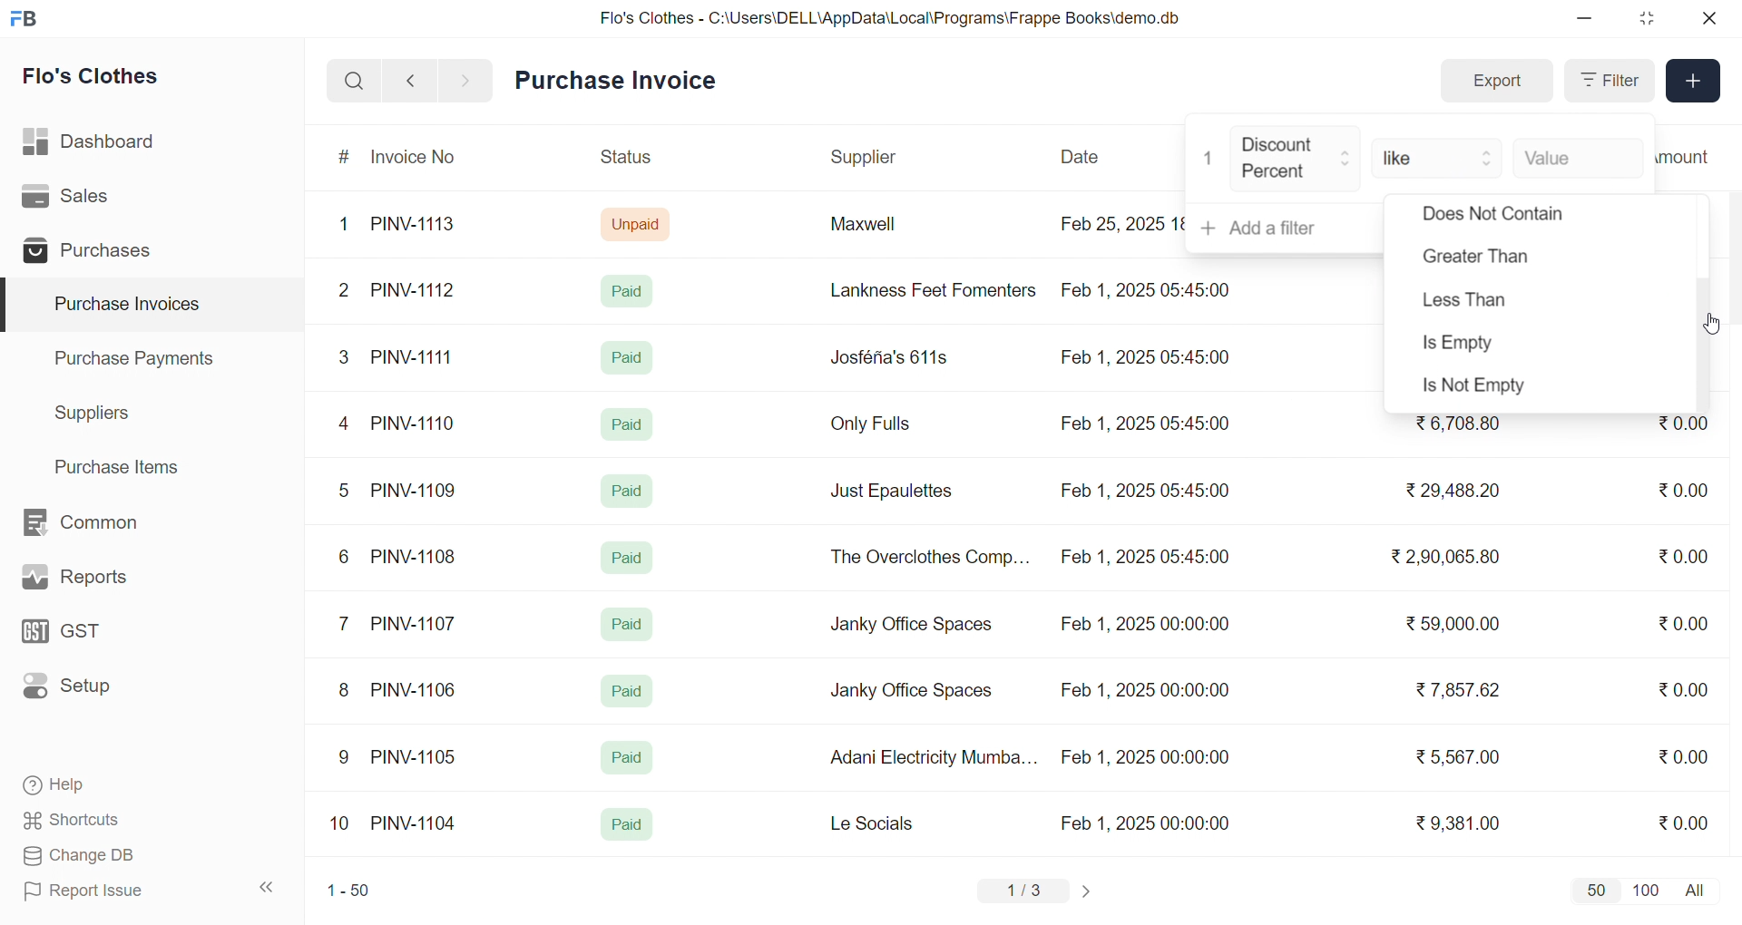 This screenshot has height=925, width=1742. I want to click on GST, so click(94, 637).